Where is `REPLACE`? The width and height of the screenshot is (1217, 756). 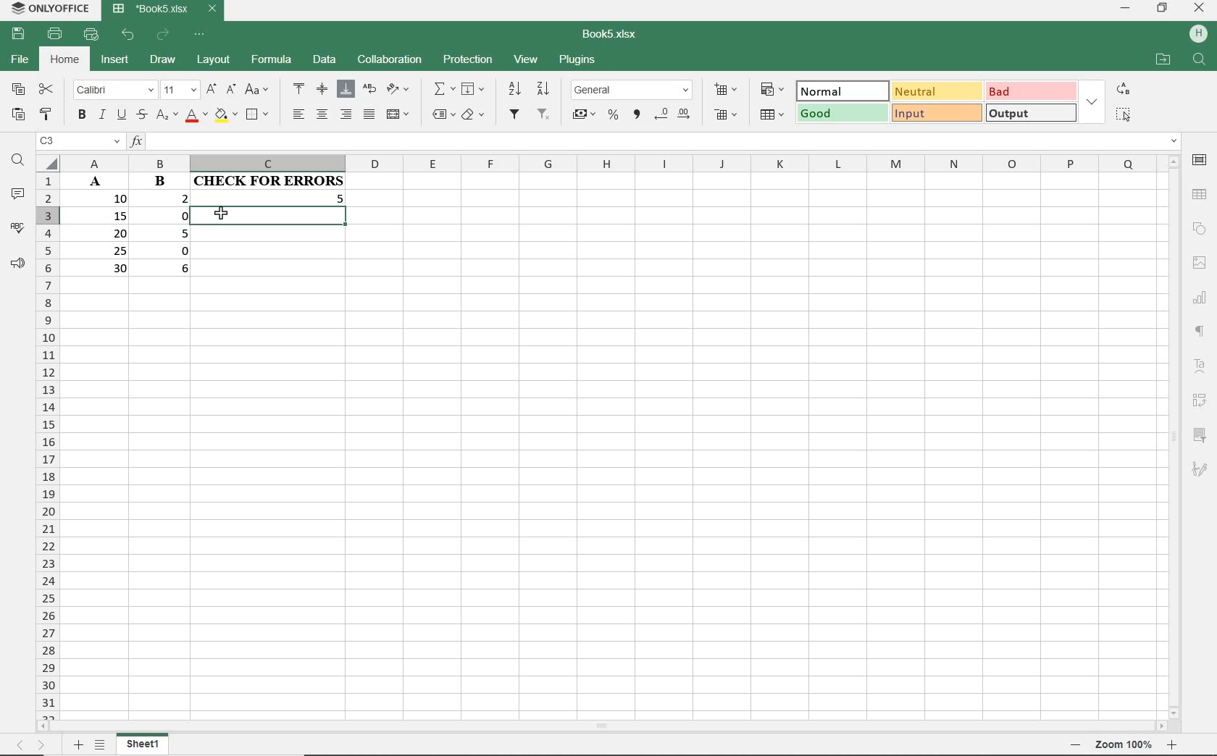
REPLACE is located at coordinates (1123, 88).